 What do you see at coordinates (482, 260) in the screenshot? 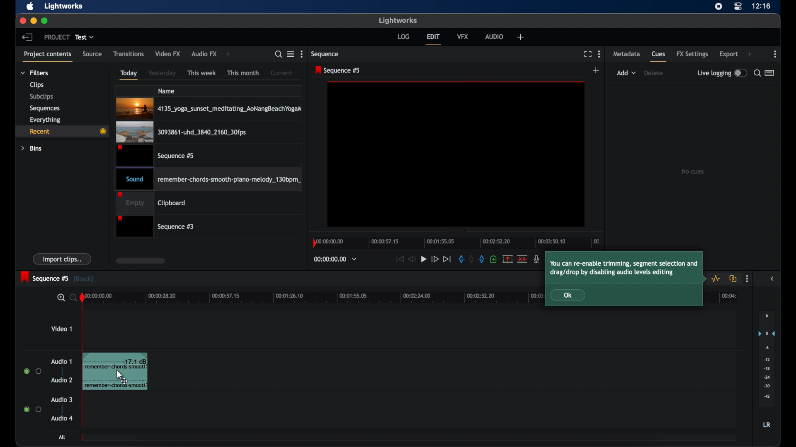
I see `out mark` at bounding box center [482, 260].